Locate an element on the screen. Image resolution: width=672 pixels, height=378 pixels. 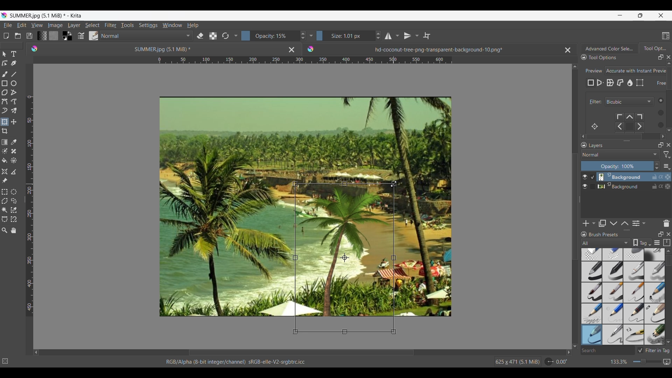
hd-coconut-tree-png-transparent-background-10.png* is located at coordinates (422, 48).